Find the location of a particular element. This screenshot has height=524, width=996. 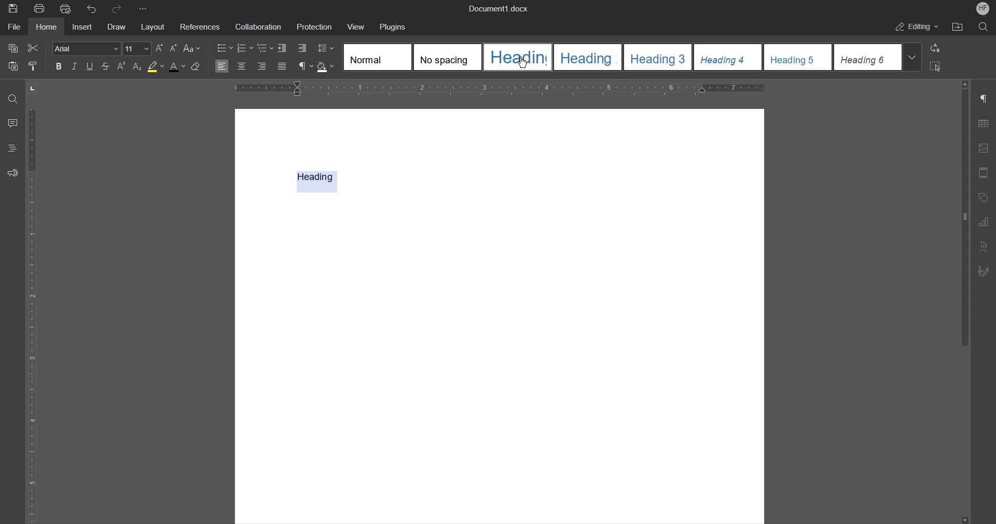

Text Art is located at coordinates (984, 246).